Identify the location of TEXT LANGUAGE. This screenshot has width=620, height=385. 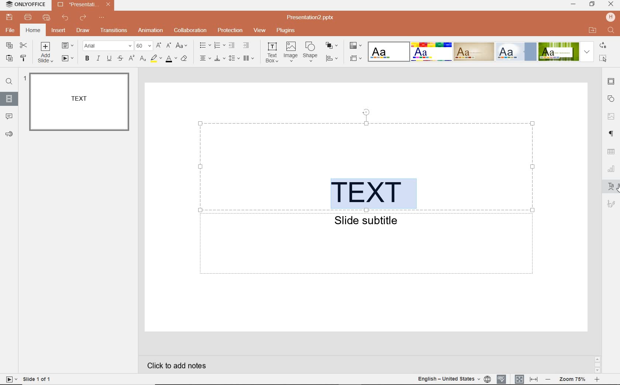
(454, 378).